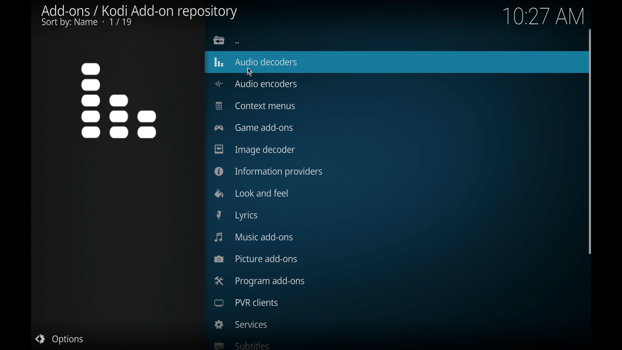 Image resolution: width=622 pixels, height=350 pixels. What do you see at coordinates (255, 106) in the screenshot?
I see `context menus` at bounding box center [255, 106].